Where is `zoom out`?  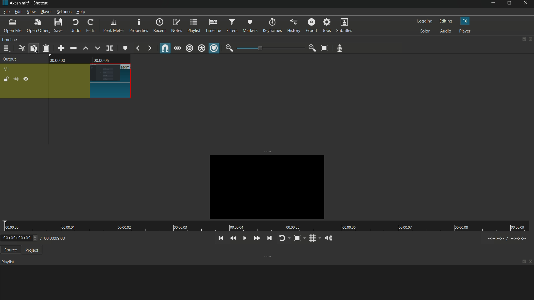 zoom out is located at coordinates (229, 48).